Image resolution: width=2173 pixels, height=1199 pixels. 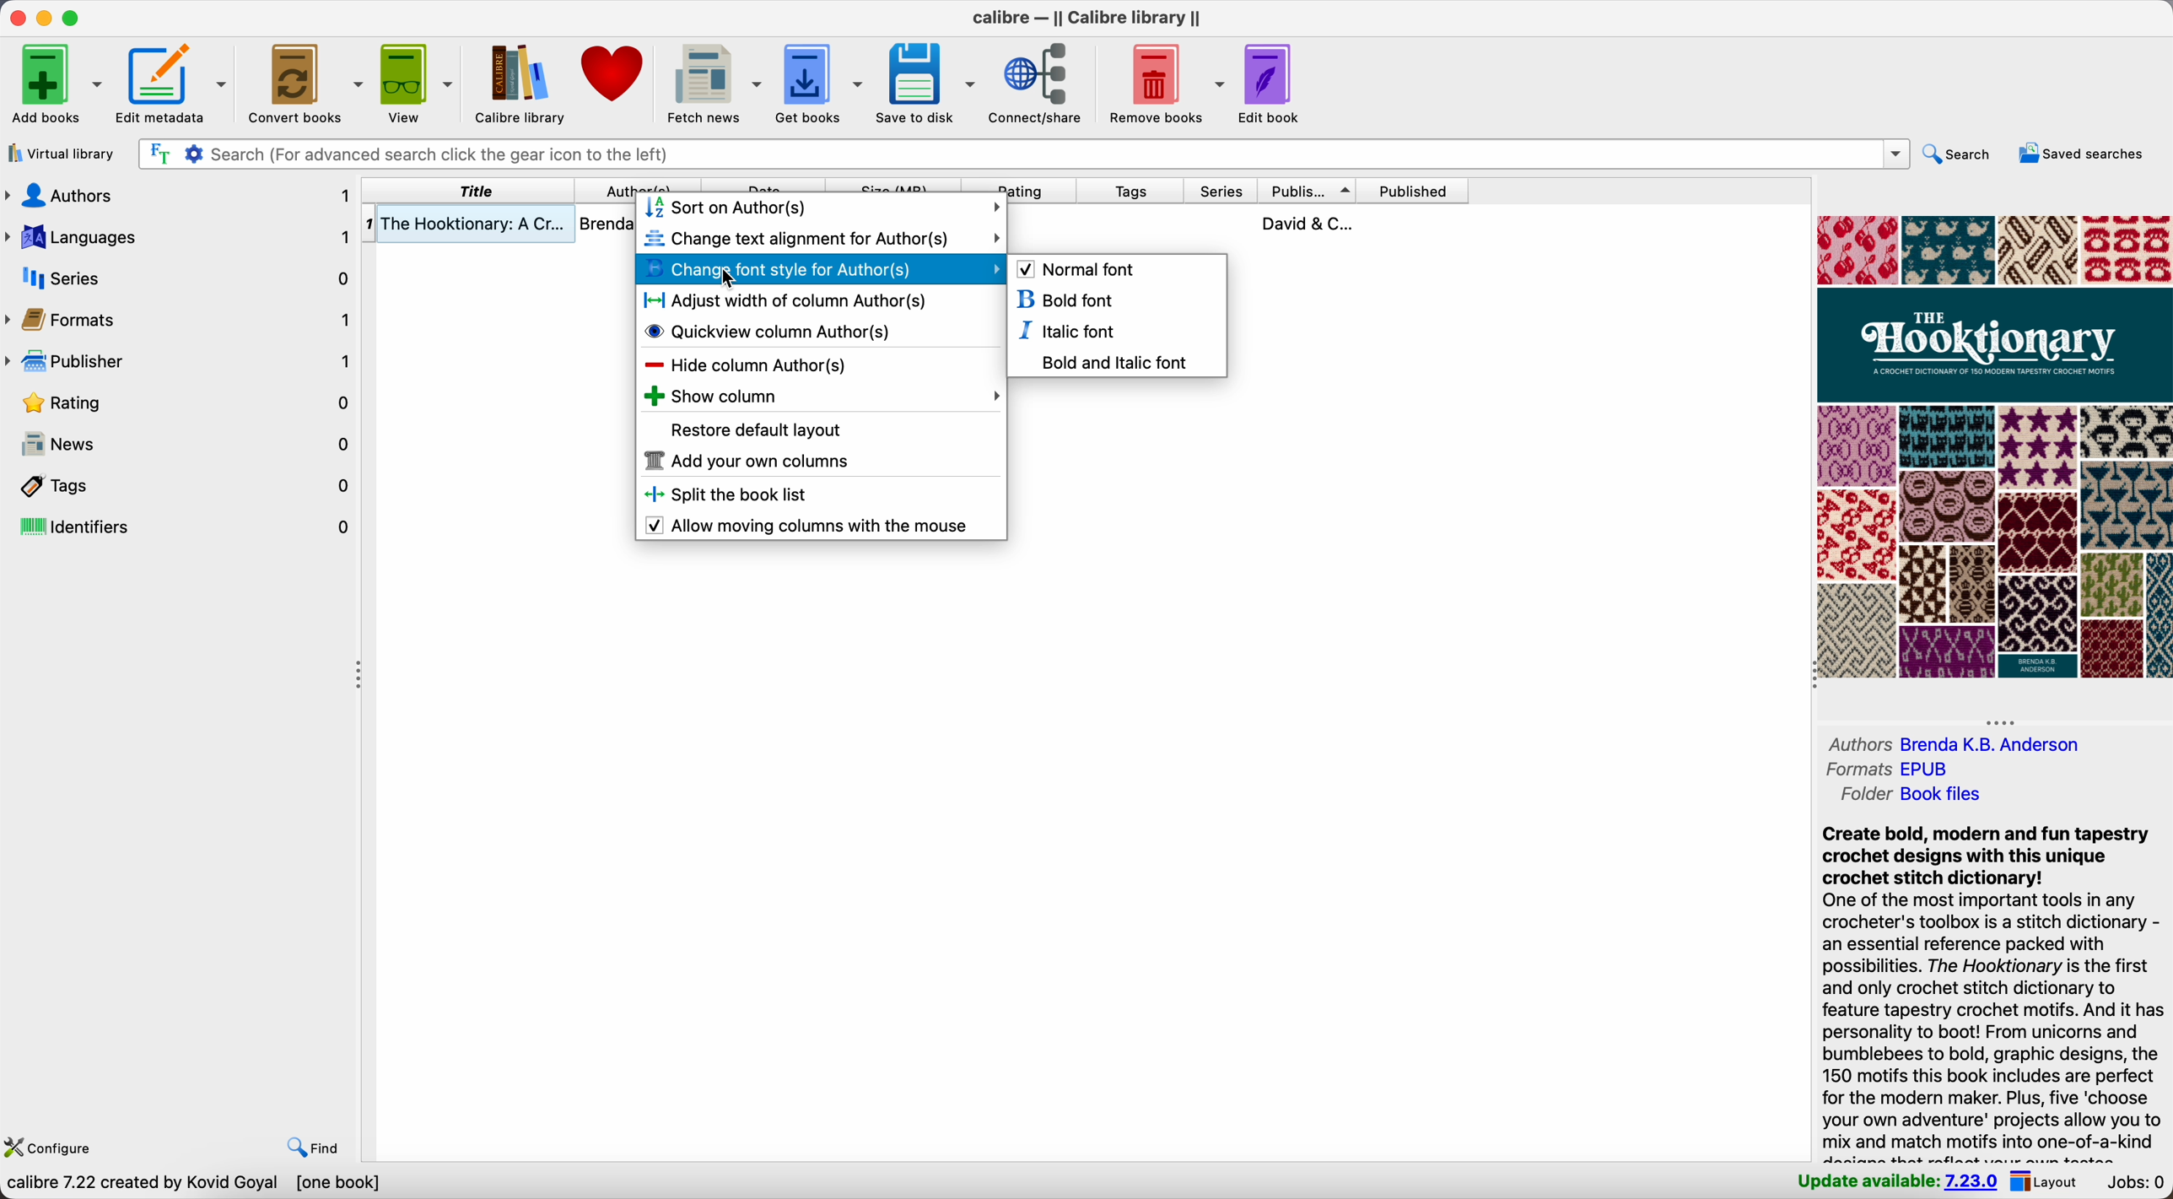 I want to click on allow moving columns with the mouse, so click(x=812, y=526).